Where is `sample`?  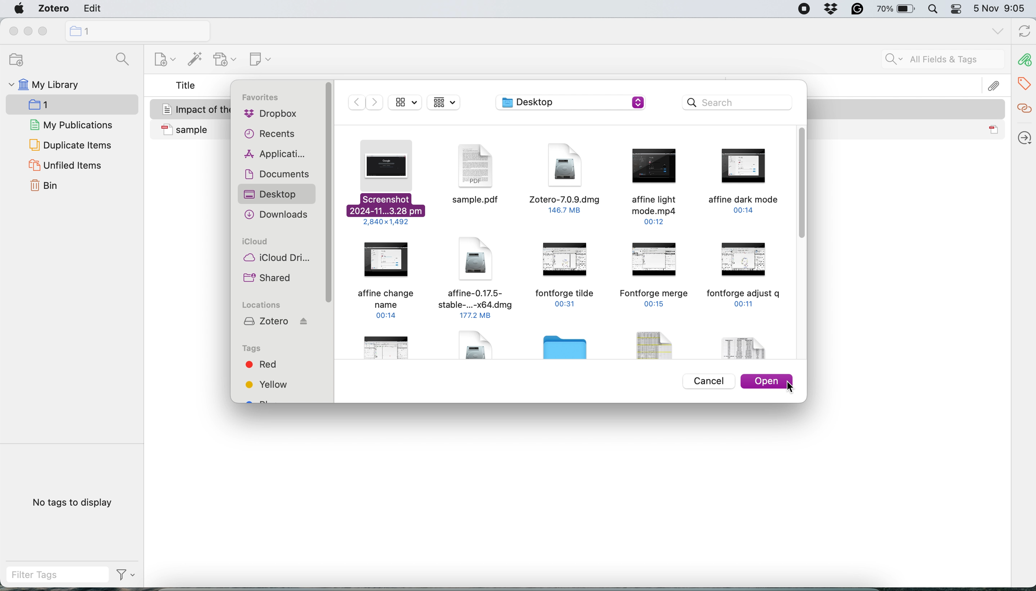
sample is located at coordinates (908, 130).